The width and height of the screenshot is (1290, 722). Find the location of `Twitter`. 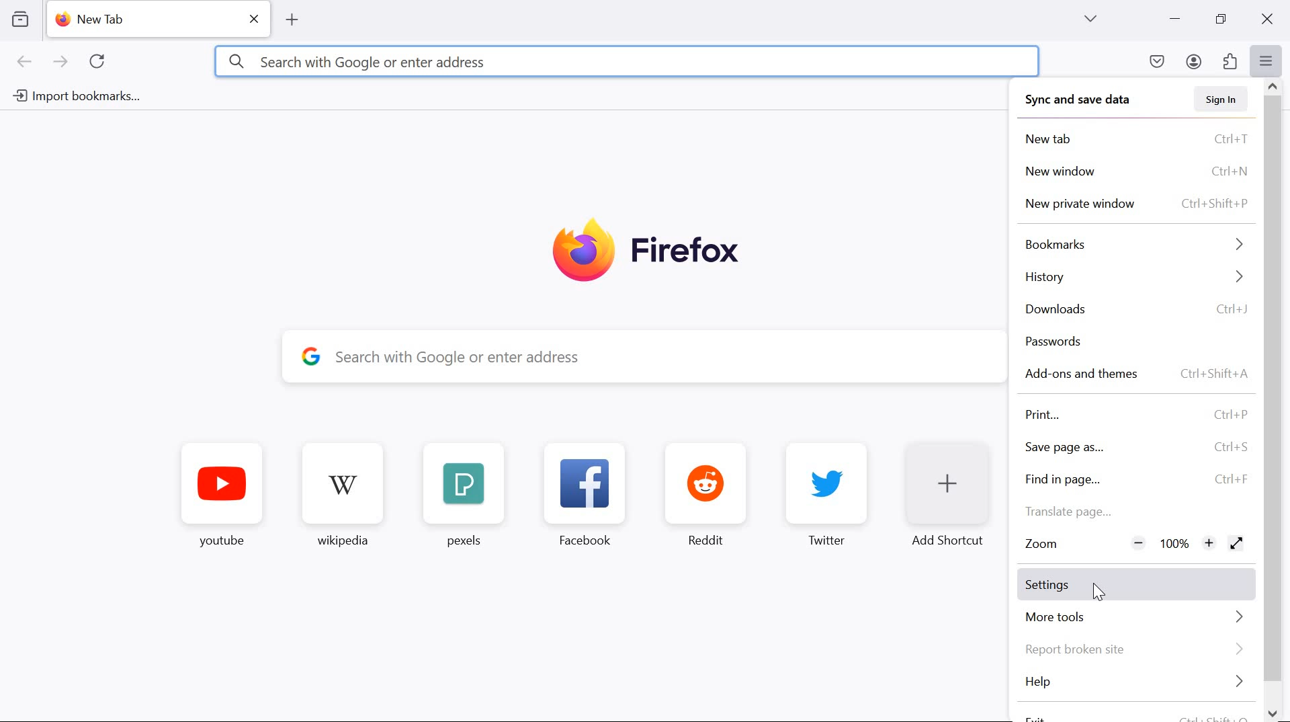

Twitter is located at coordinates (830, 492).